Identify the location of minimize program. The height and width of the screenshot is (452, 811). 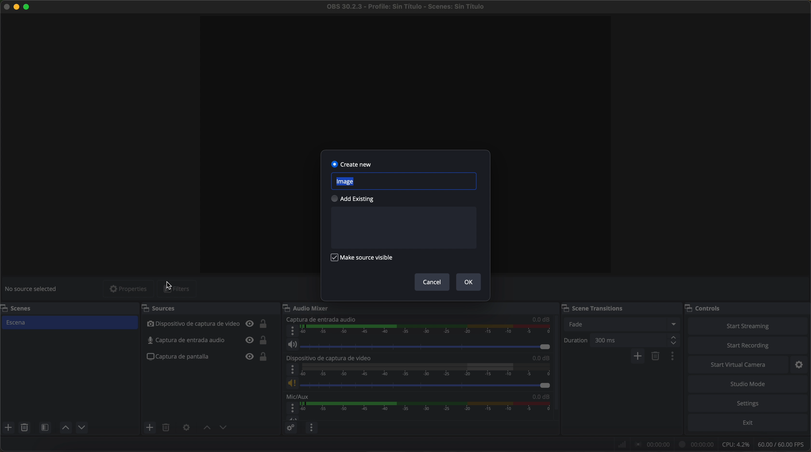
(17, 7).